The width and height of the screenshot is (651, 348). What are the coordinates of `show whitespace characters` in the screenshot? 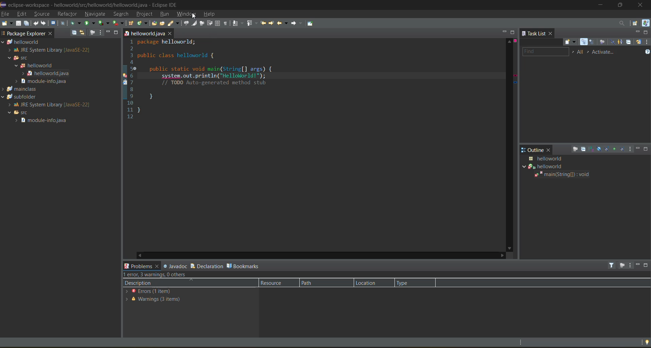 It's located at (225, 24).